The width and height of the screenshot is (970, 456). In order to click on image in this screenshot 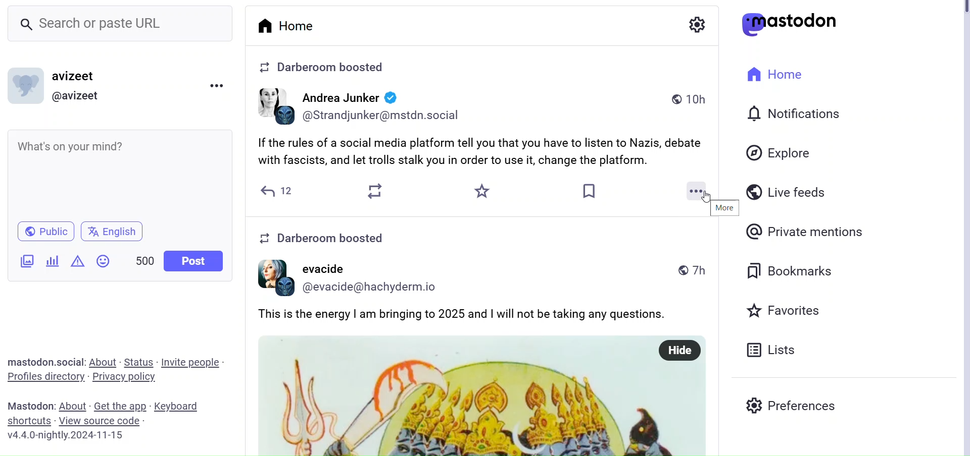, I will do `click(488, 408)`.